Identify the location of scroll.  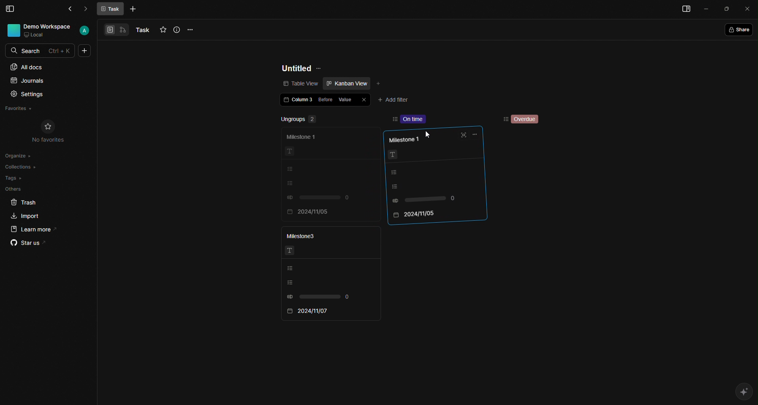
(753, 198).